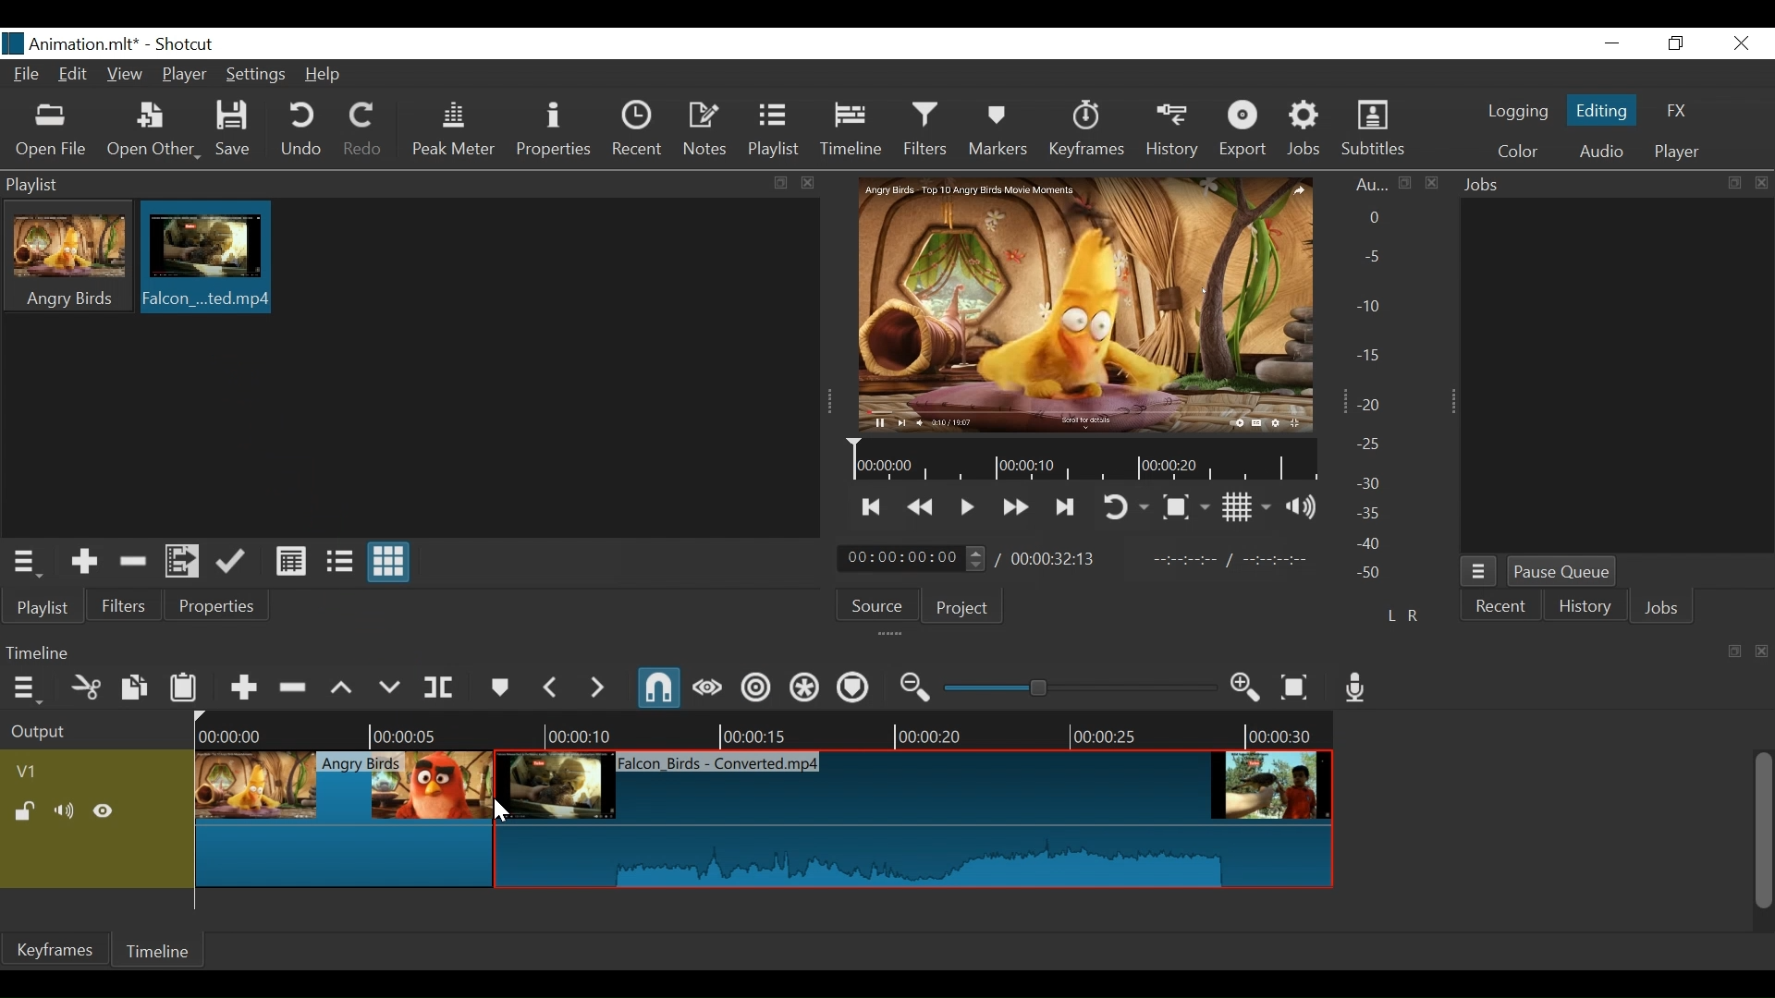 The width and height of the screenshot is (1775, 998). What do you see at coordinates (853, 688) in the screenshot?
I see `Ripple Markers` at bounding box center [853, 688].